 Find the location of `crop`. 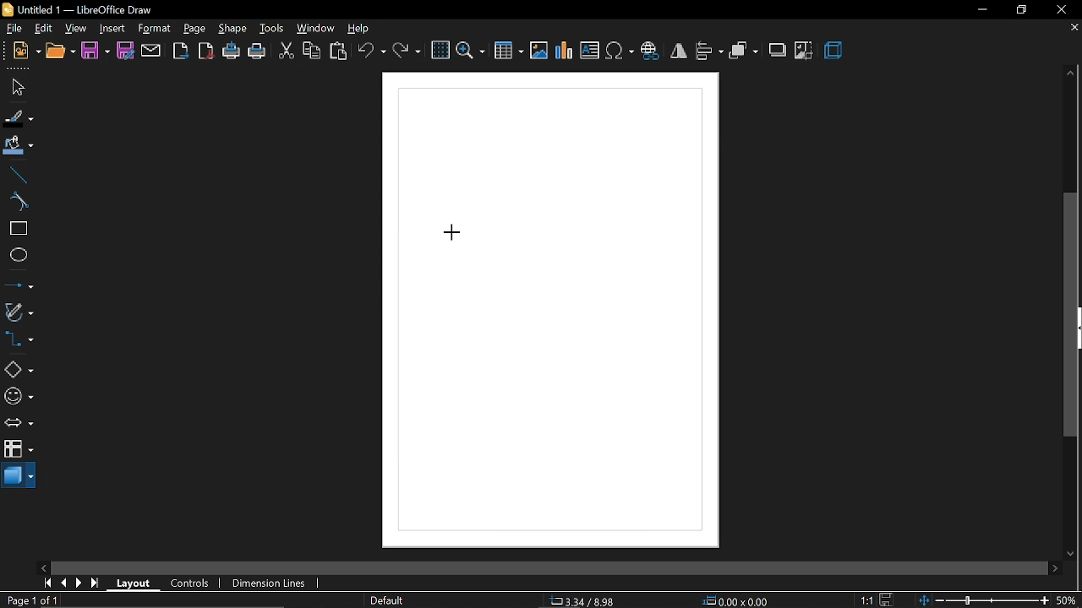

crop is located at coordinates (803, 50).